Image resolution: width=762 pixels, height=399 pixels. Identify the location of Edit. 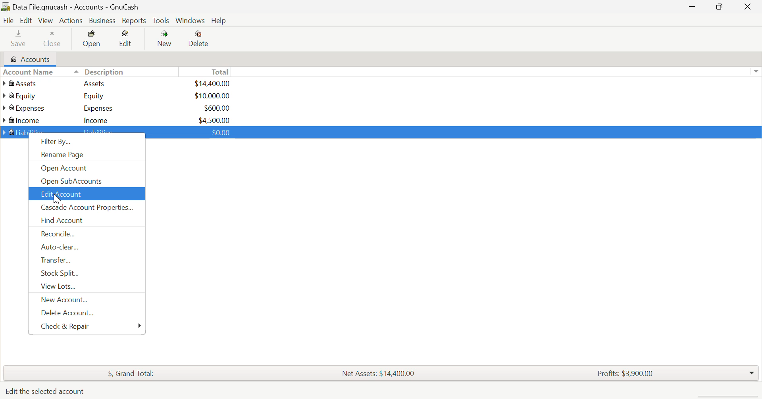
(126, 40).